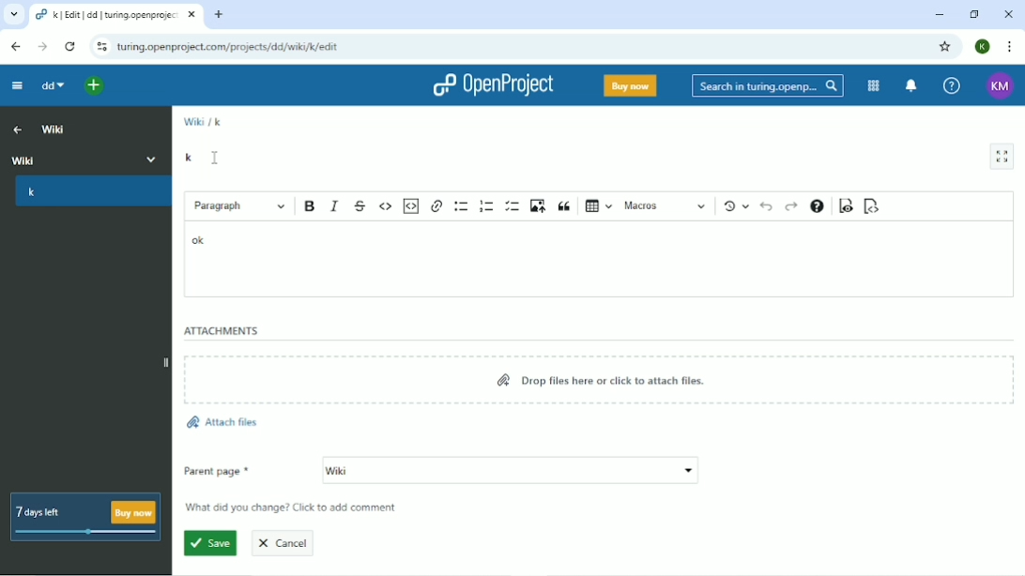 This screenshot has width=1025, height=576. Describe the element at coordinates (951, 85) in the screenshot. I see `Help` at that location.